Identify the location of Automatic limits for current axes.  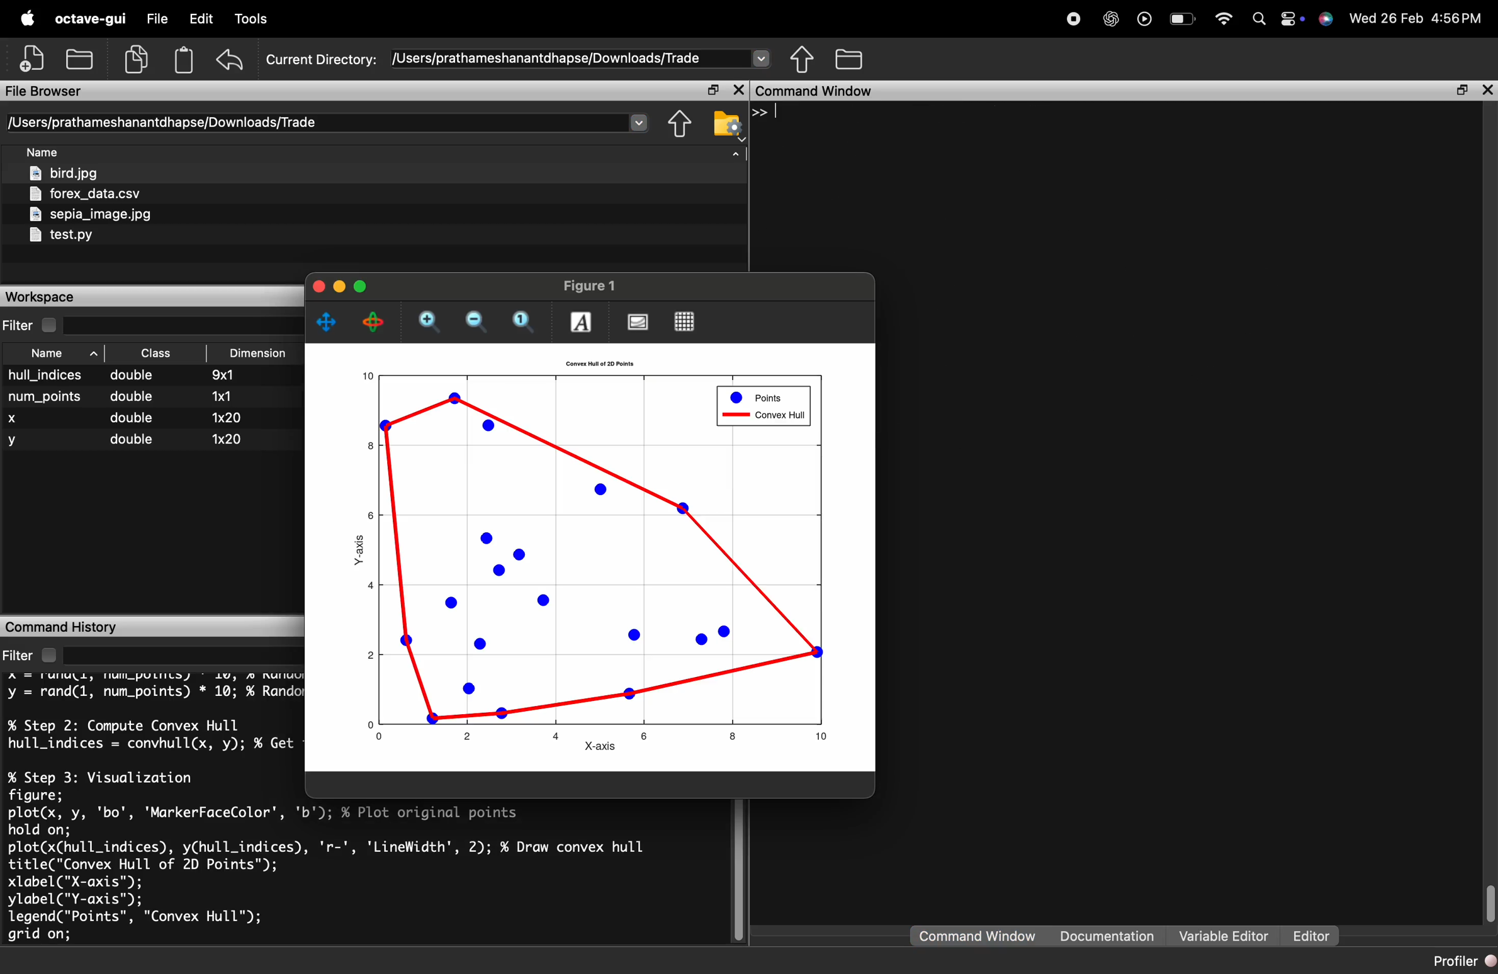
(525, 322).